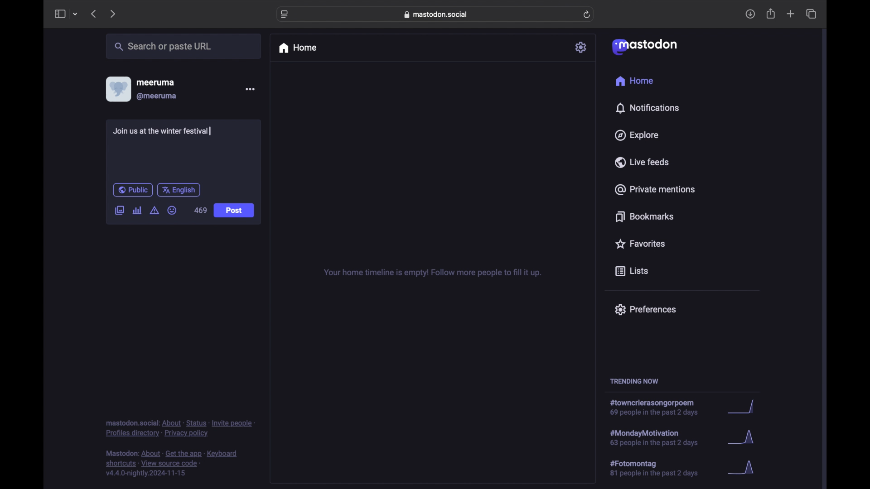 This screenshot has width=870, height=489. I want to click on trending now, so click(634, 381).